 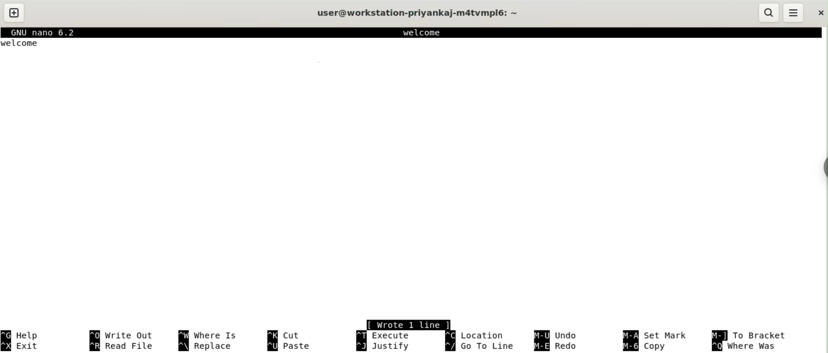 What do you see at coordinates (647, 347) in the screenshot?
I see `copy` at bounding box center [647, 347].